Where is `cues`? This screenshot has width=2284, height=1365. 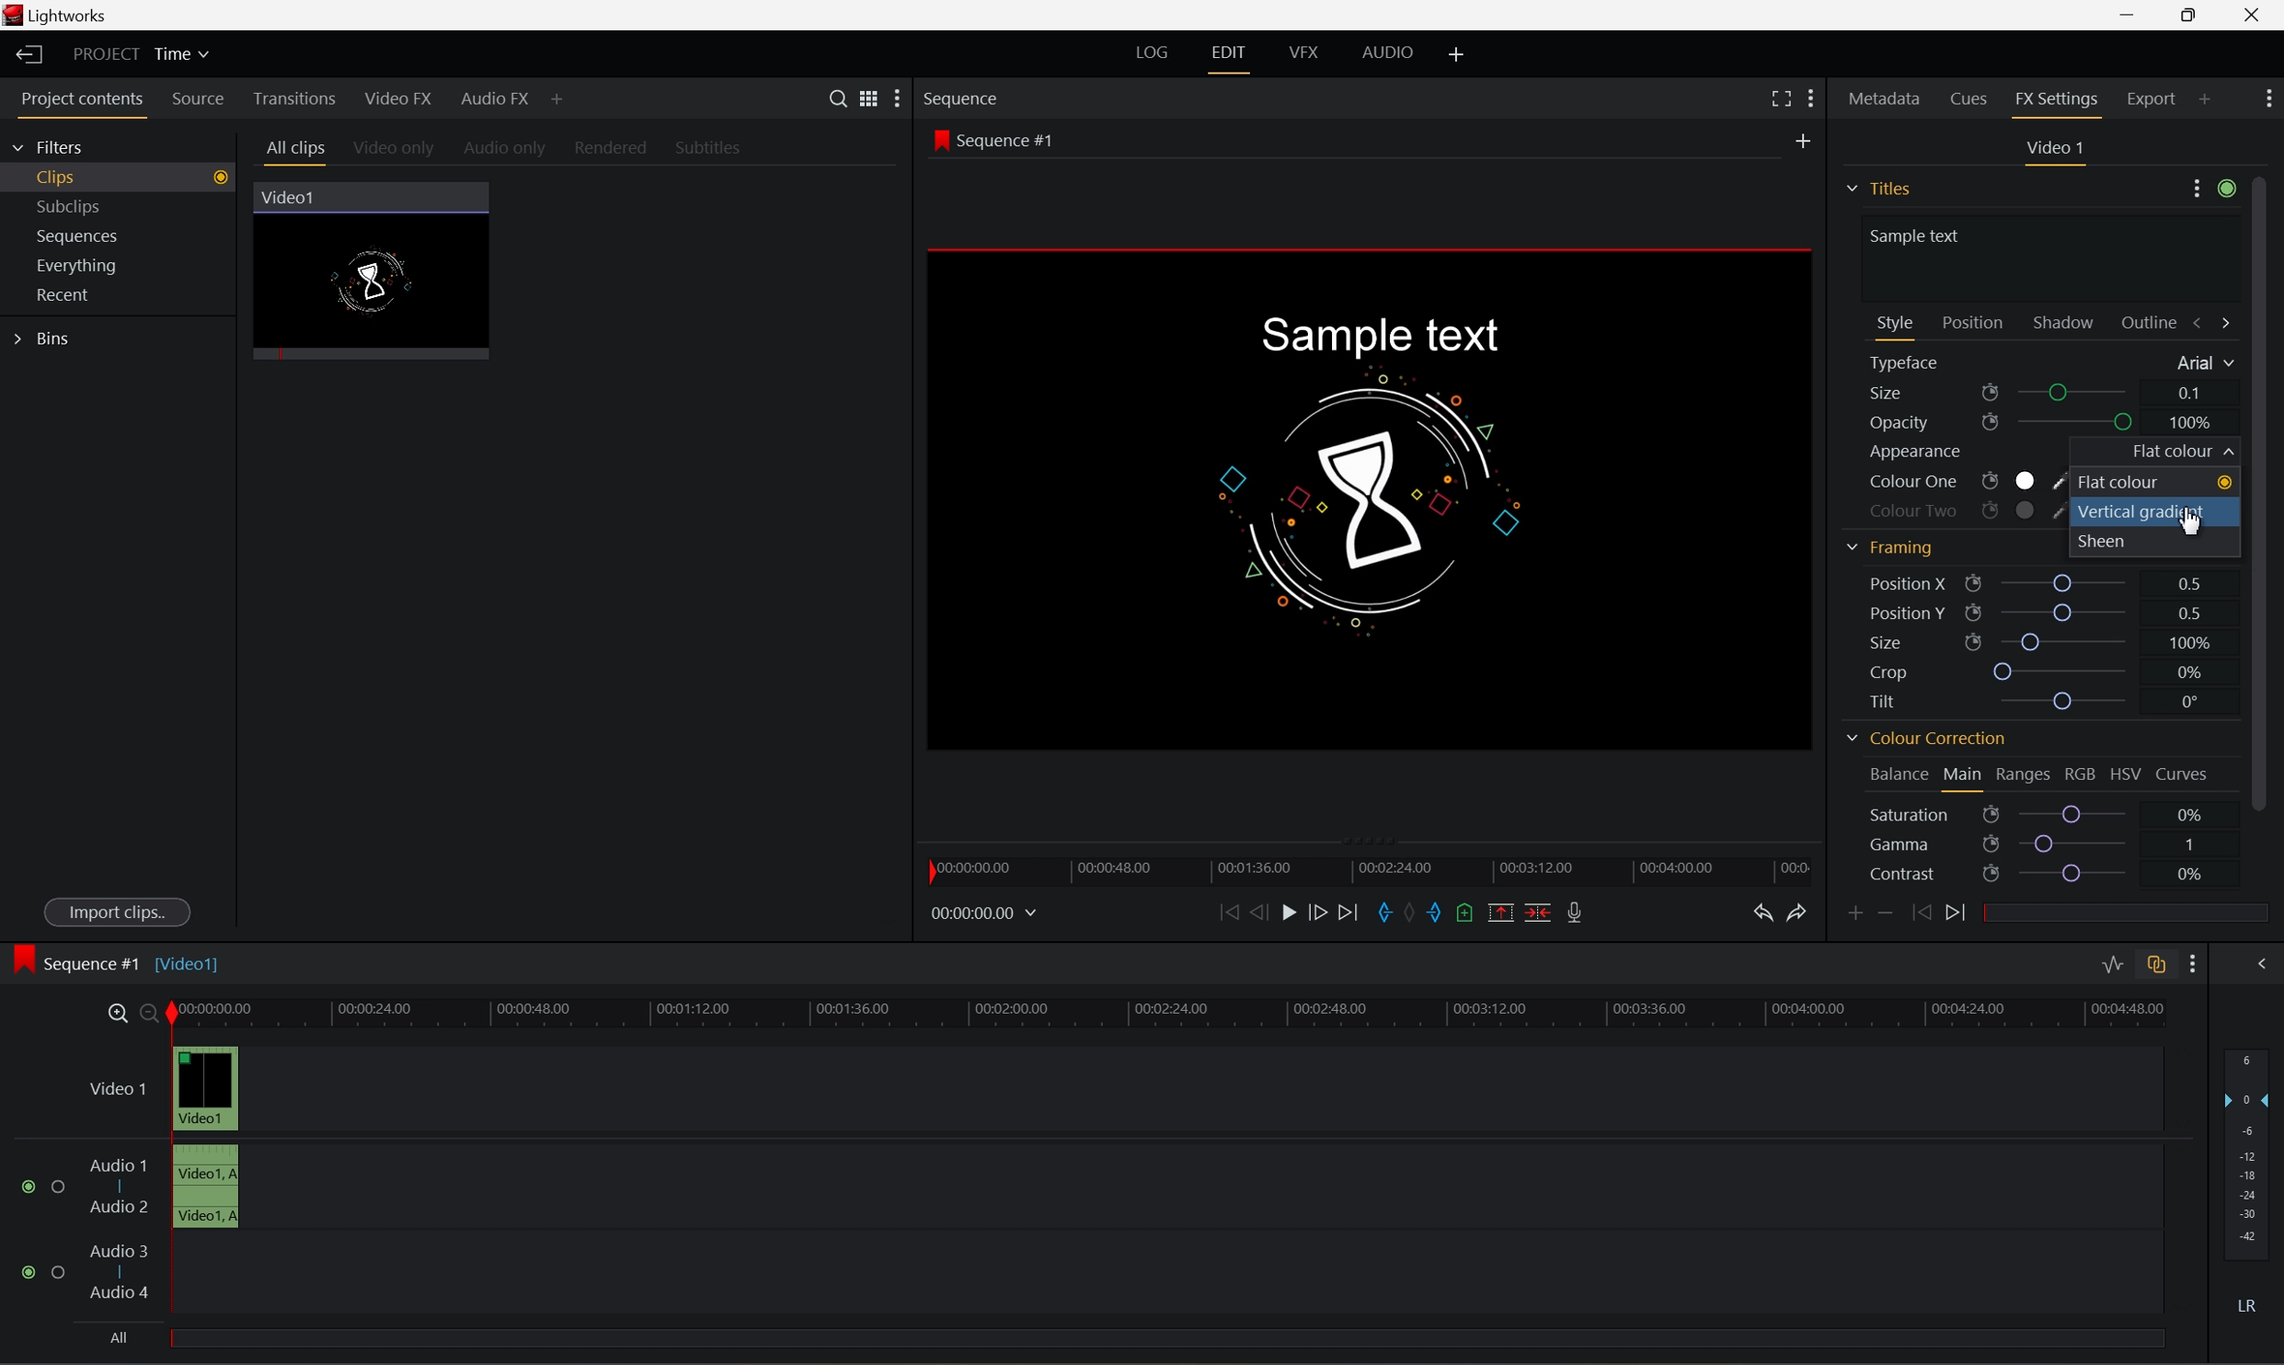 cues is located at coordinates (1970, 102).